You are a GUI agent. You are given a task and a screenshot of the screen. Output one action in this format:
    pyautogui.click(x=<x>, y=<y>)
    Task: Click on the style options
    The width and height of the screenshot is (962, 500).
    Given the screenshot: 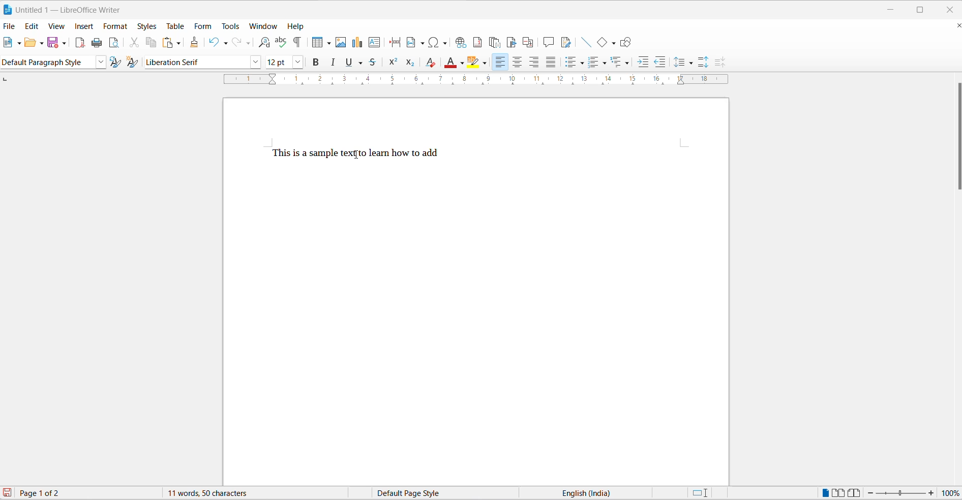 What is the action you would take?
    pyautogui.click(x=99, y=63)
    